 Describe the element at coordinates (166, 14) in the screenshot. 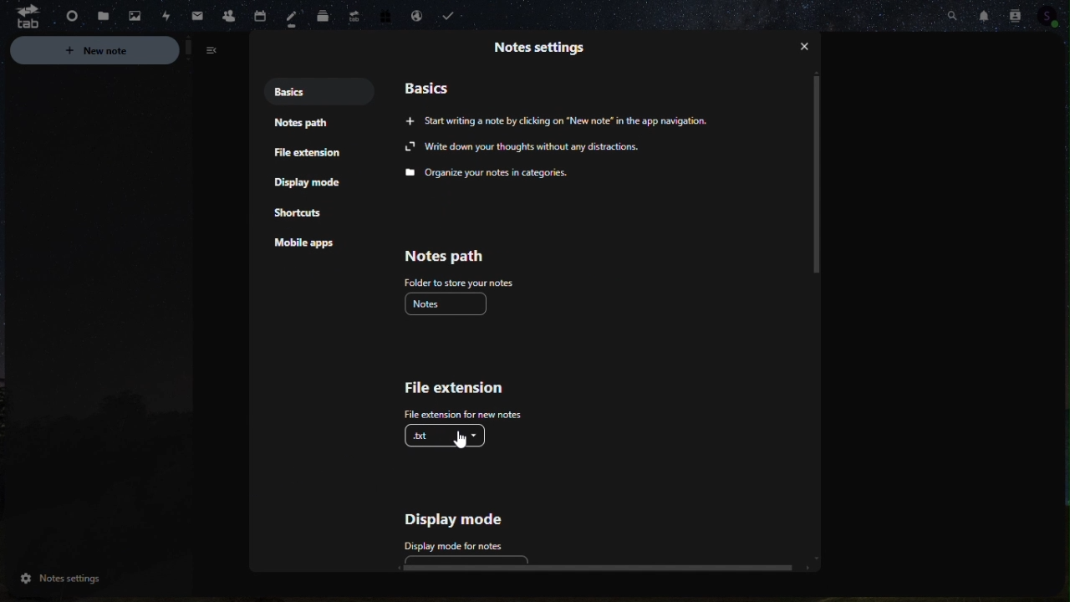

I see `Activity` at that location.